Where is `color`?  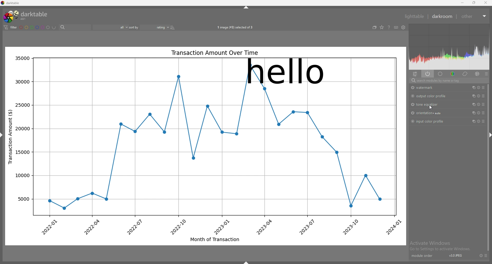 color is located at coordinates (453, 74).